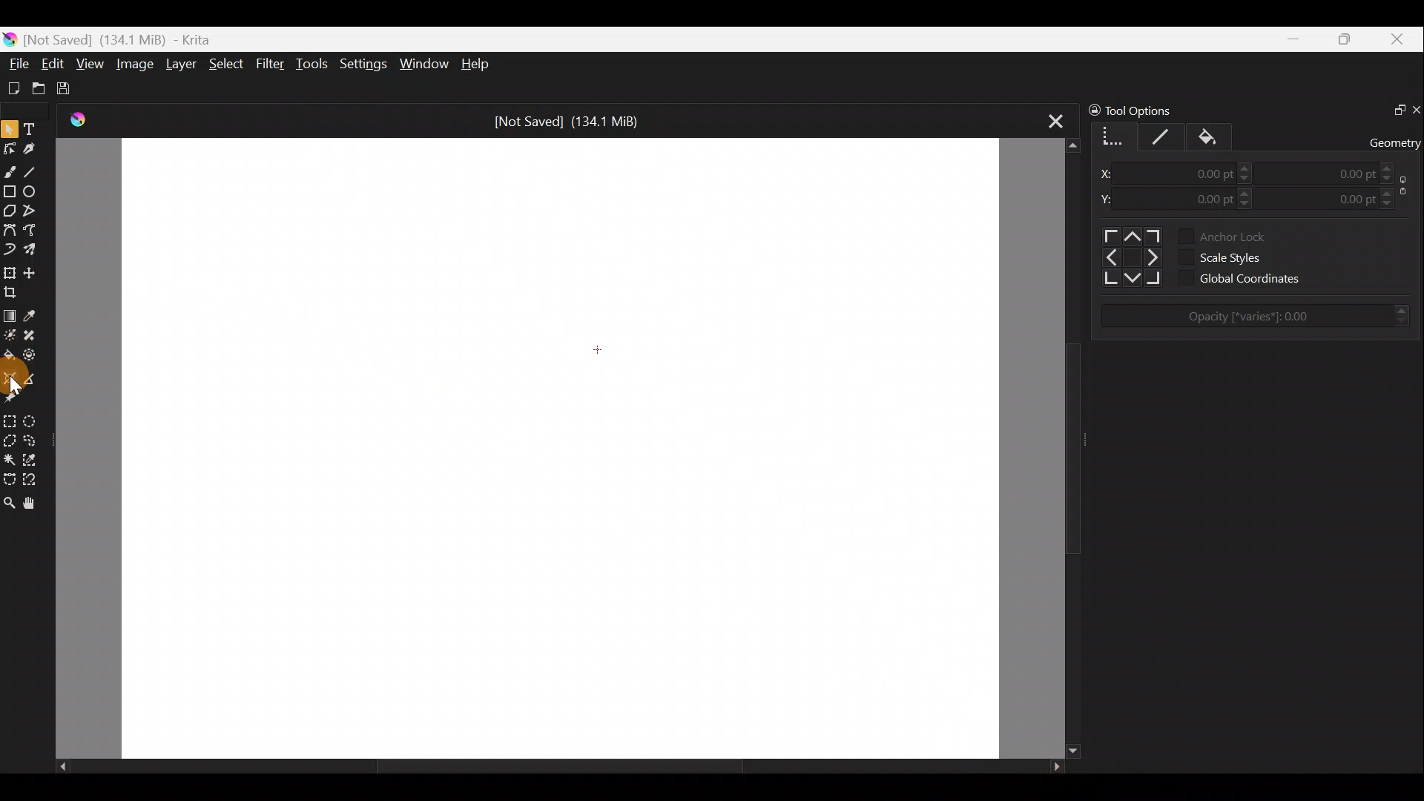 This screenshot has width=1424, height=801. Describe the element at coordinates (1264, 317) in the screenshot. I see `Opacity [*varies*]: 0.00` at that location.